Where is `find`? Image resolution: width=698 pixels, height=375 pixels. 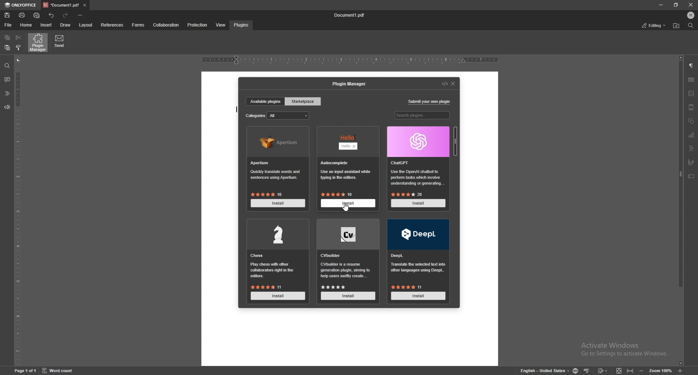
find is located at coordinates (690, 26).